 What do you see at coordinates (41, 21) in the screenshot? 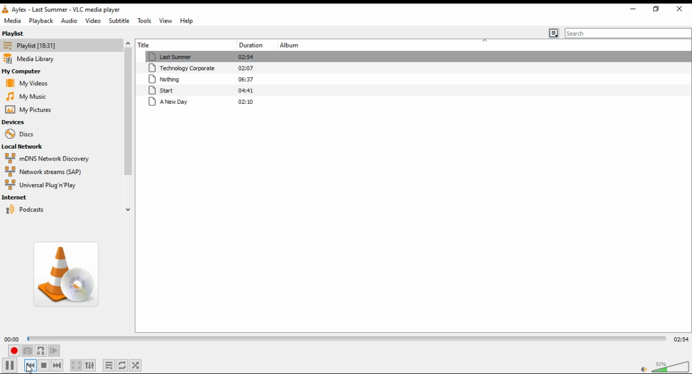
I see `playlist` at bounding box center [41, 21].